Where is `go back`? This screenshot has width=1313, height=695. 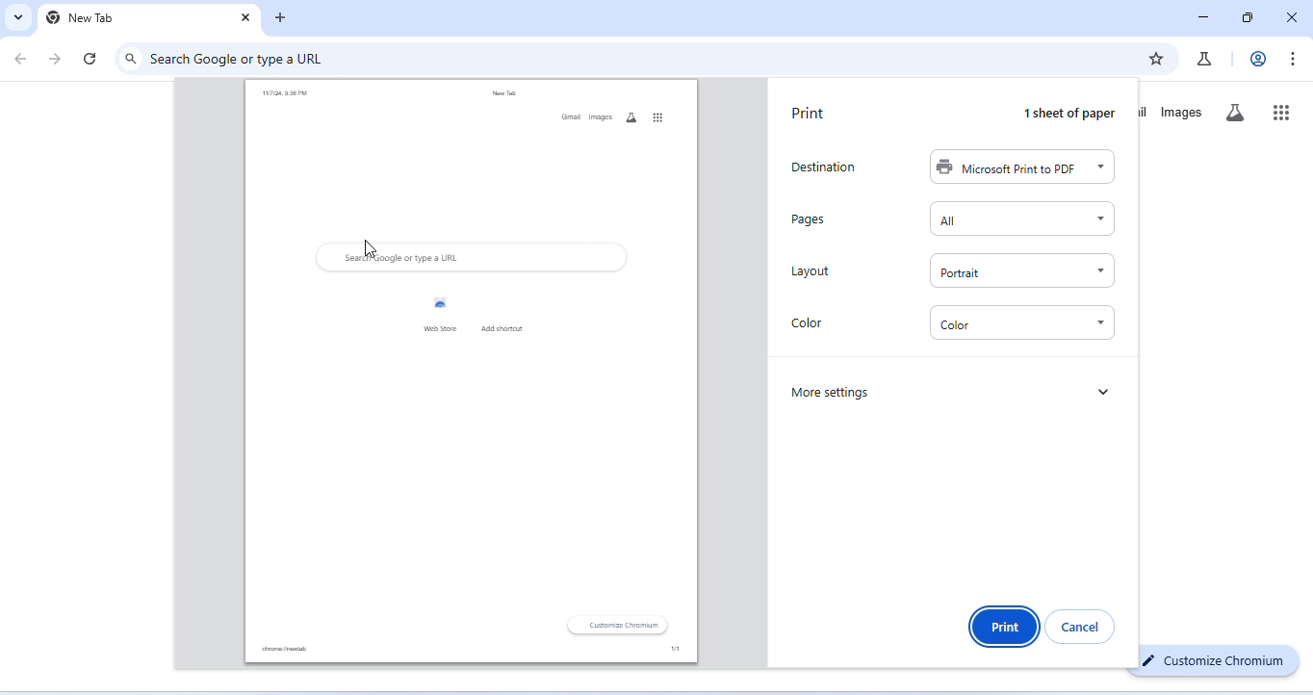
go back is located at coordinates (23, 58).